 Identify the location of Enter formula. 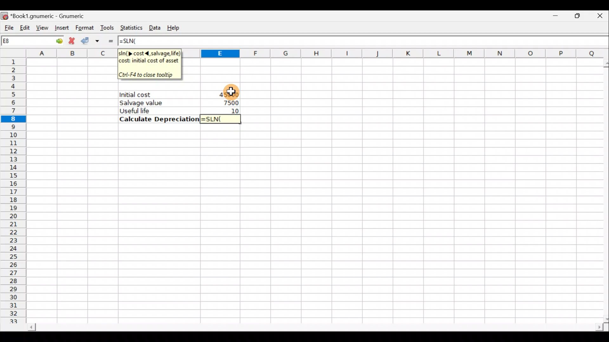
(110, 41).